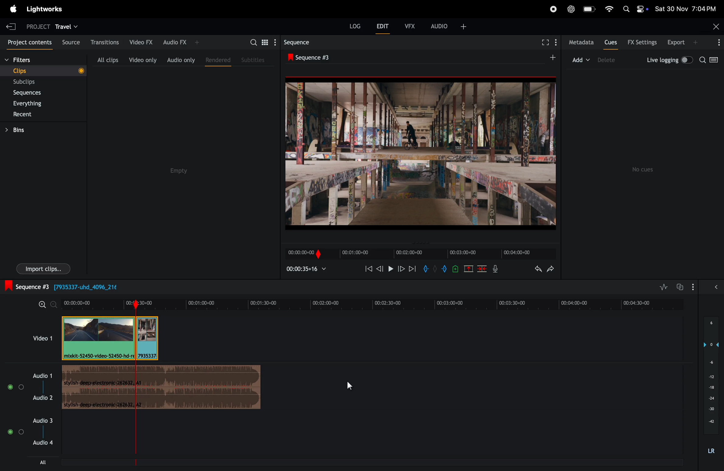  Describe the element at coordinates (495, 270) in the screenshot. I see `mic` at that location.